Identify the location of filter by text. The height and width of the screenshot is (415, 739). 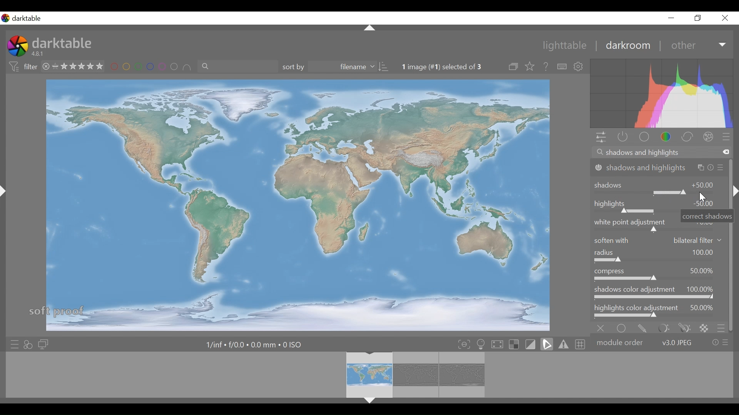
(237, 68).